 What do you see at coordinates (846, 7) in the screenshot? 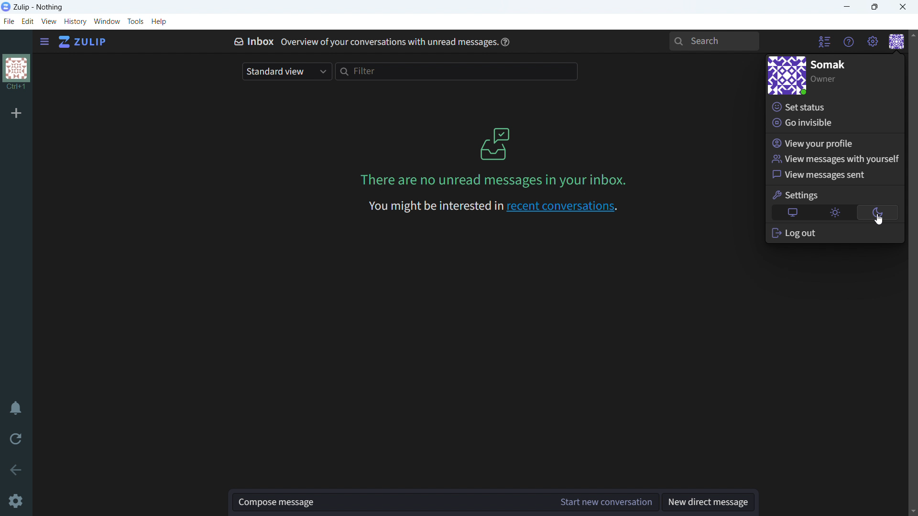
I see `minimize` at bounding box center [846, 7].